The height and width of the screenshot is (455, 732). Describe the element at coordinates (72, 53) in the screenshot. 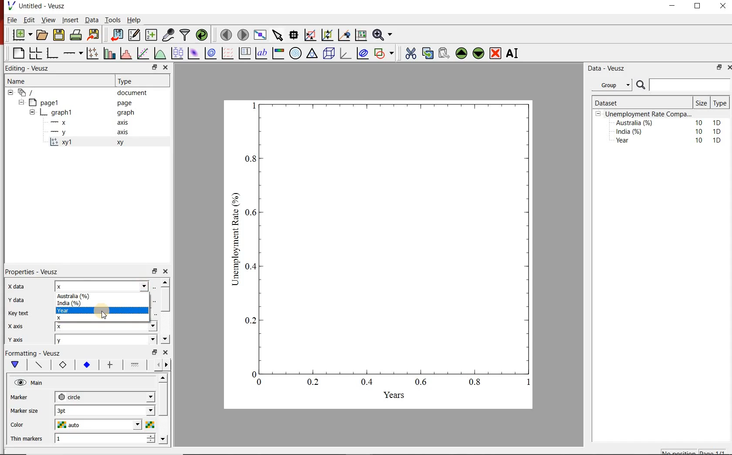

I see `add an axis` at that location.